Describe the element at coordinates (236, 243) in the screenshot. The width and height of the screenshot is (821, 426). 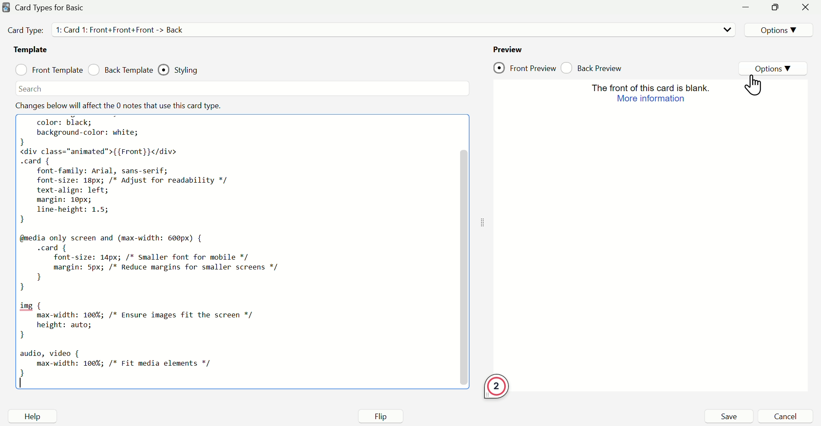
I see `Code` at that location.